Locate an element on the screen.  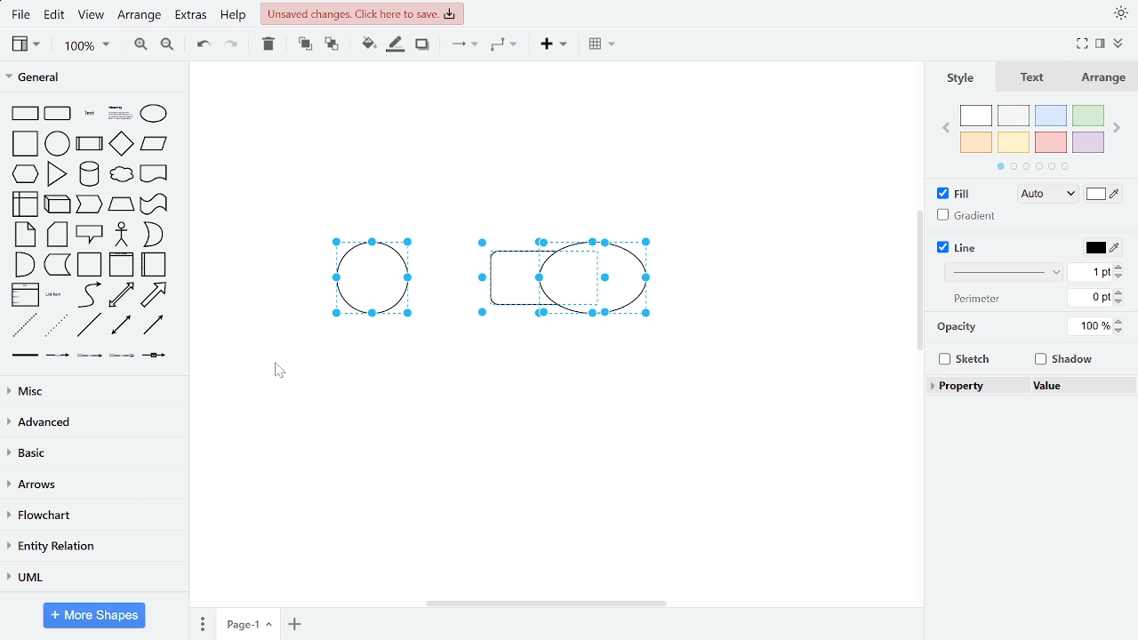
collapse is located at coordinates (1118, 44).